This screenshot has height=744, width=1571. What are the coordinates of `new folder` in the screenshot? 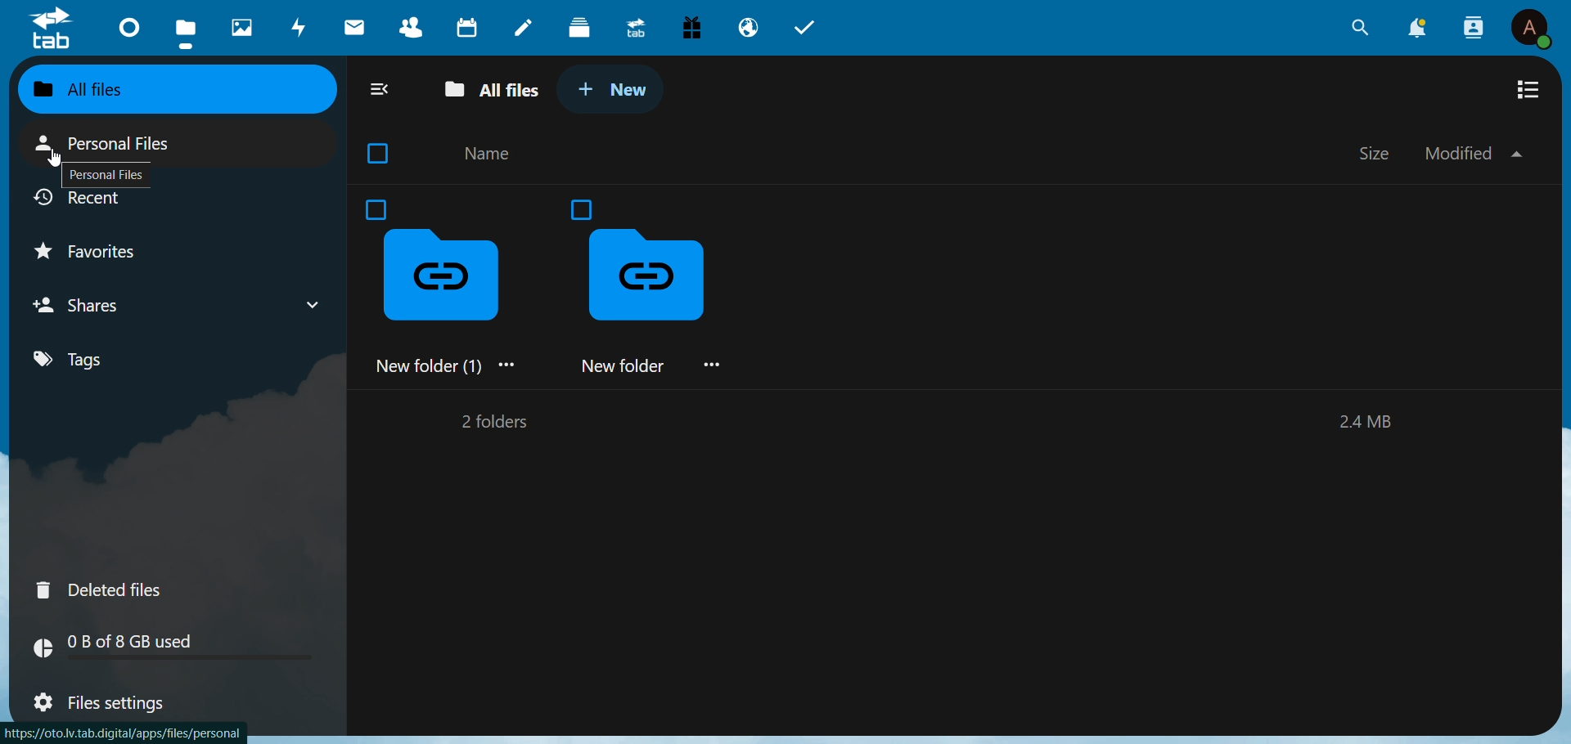 It's located at (662, 289).